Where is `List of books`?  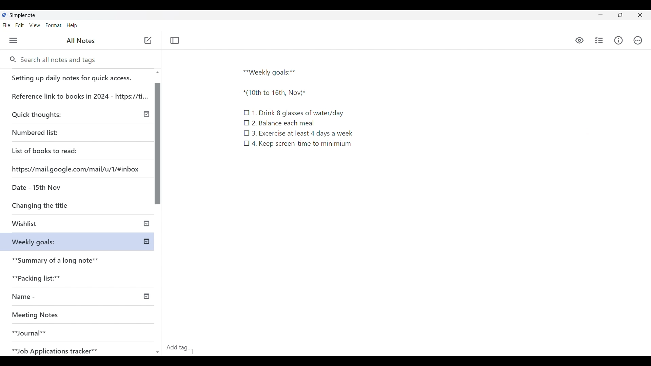
List of books is located at coordinates (45, 150).